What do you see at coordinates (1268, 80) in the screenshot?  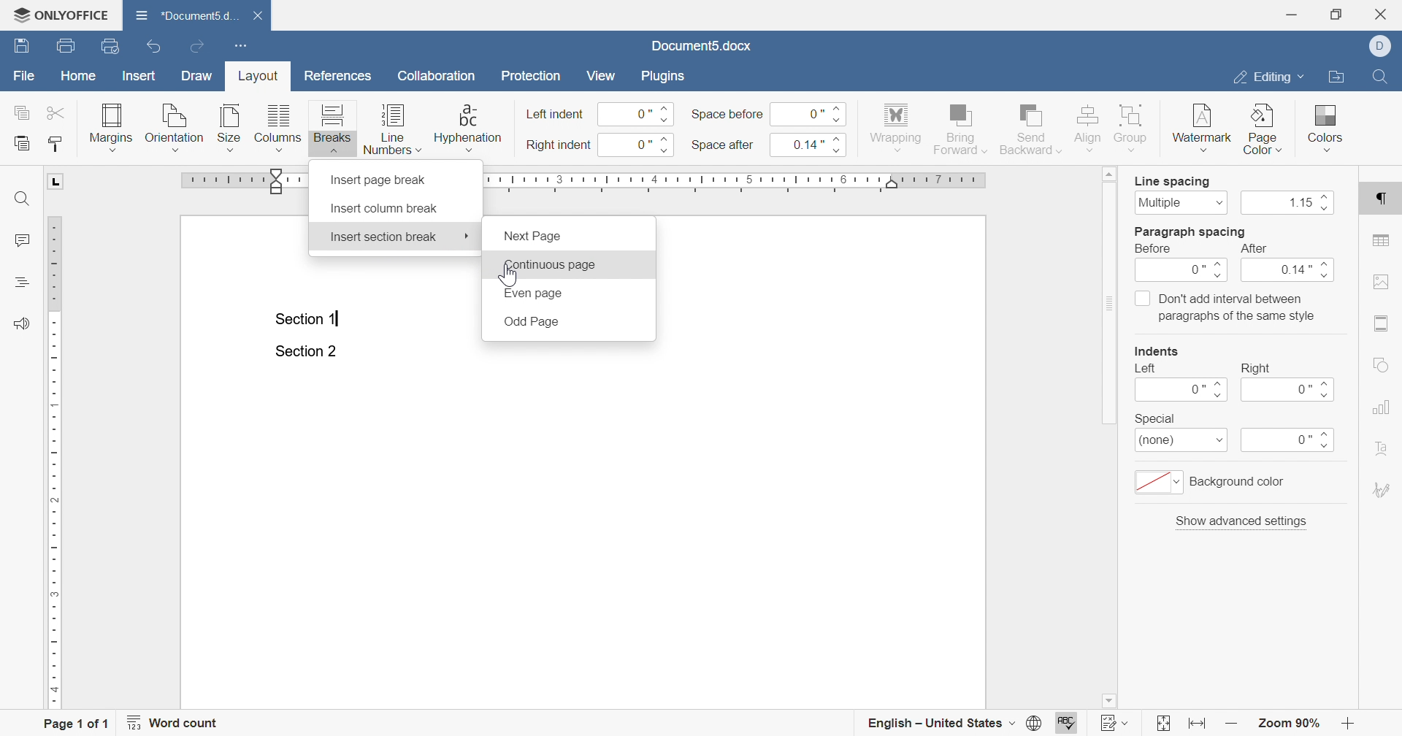 I see `editing` at bounding box center [1268, 80].